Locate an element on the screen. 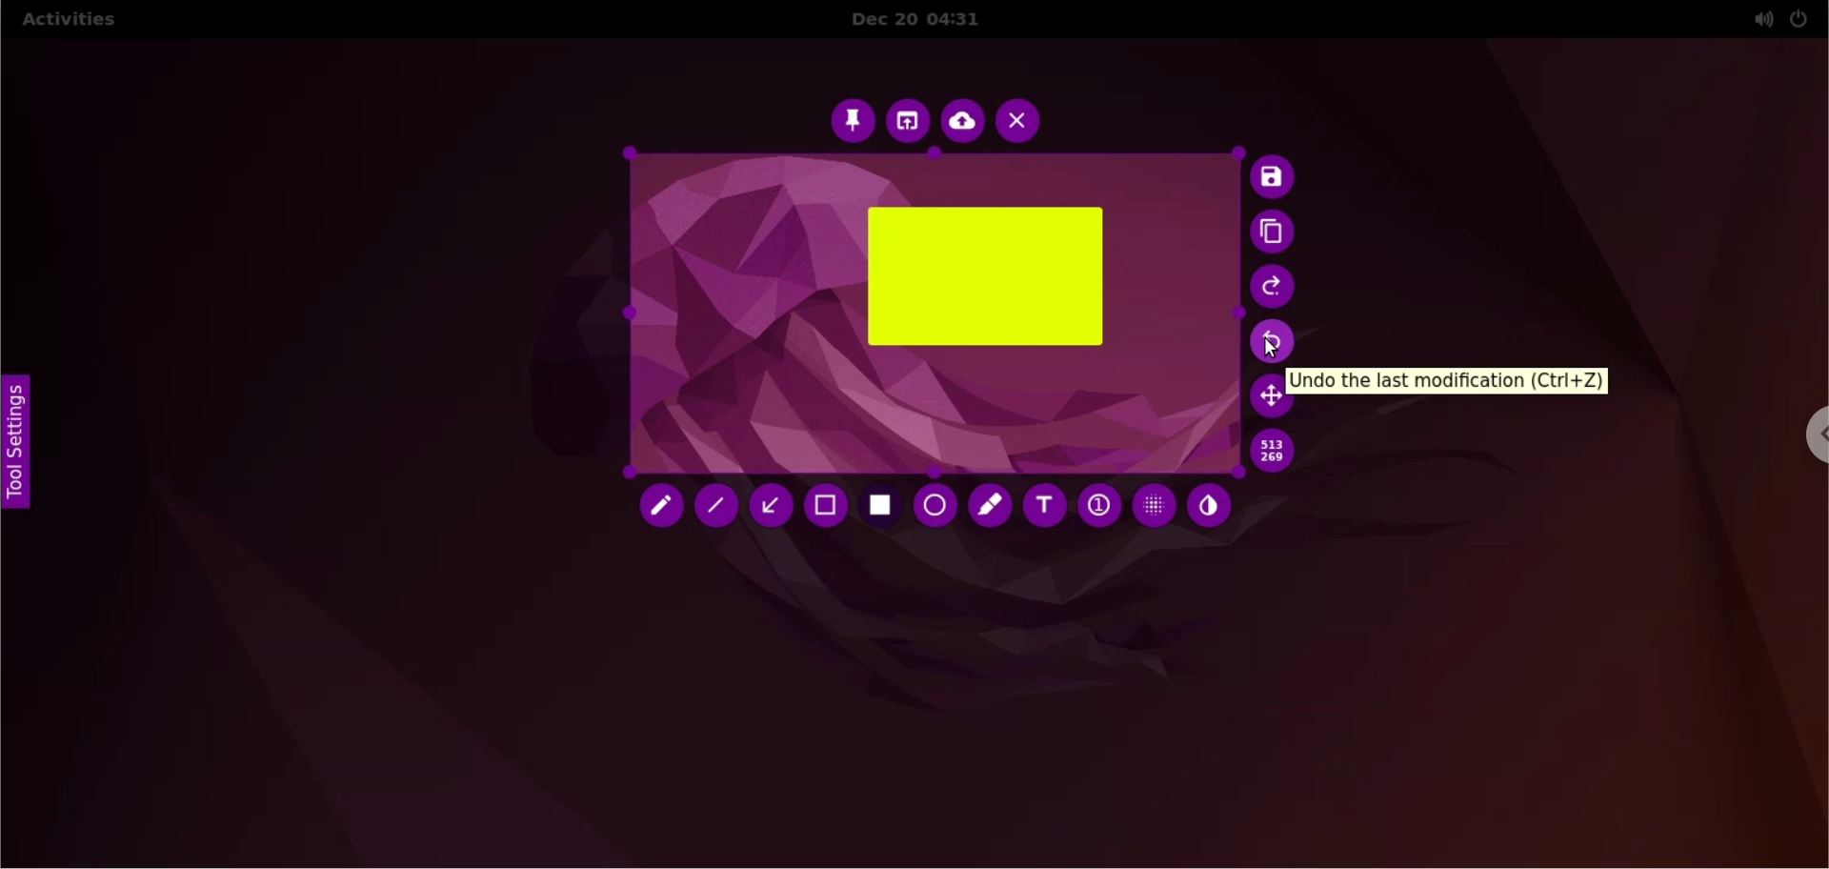 This screenshot has height=869, width=1829. copy to clipboard is located at coordinates (1276, 233).